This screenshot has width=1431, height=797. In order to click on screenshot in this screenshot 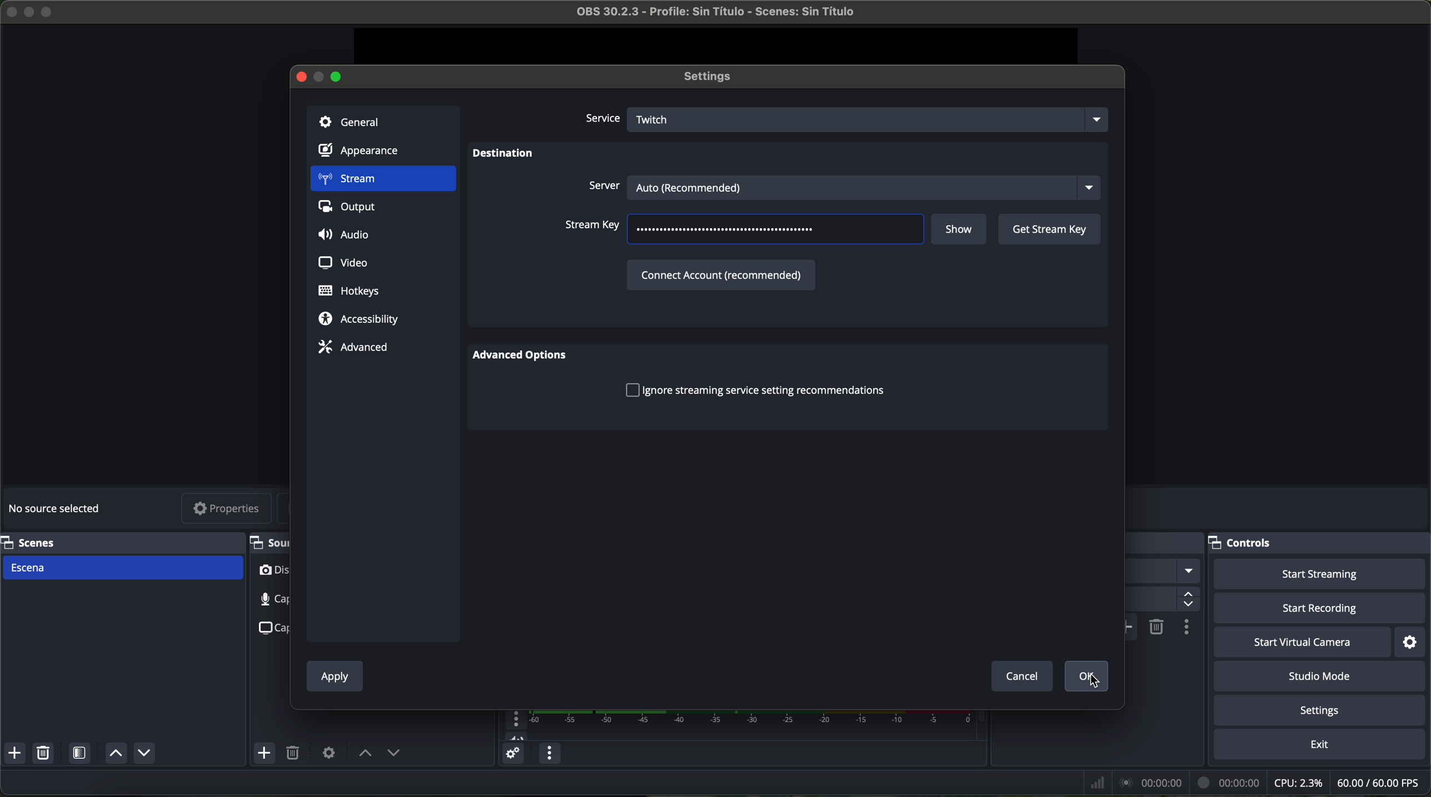, I will do `click(271, 627)`.